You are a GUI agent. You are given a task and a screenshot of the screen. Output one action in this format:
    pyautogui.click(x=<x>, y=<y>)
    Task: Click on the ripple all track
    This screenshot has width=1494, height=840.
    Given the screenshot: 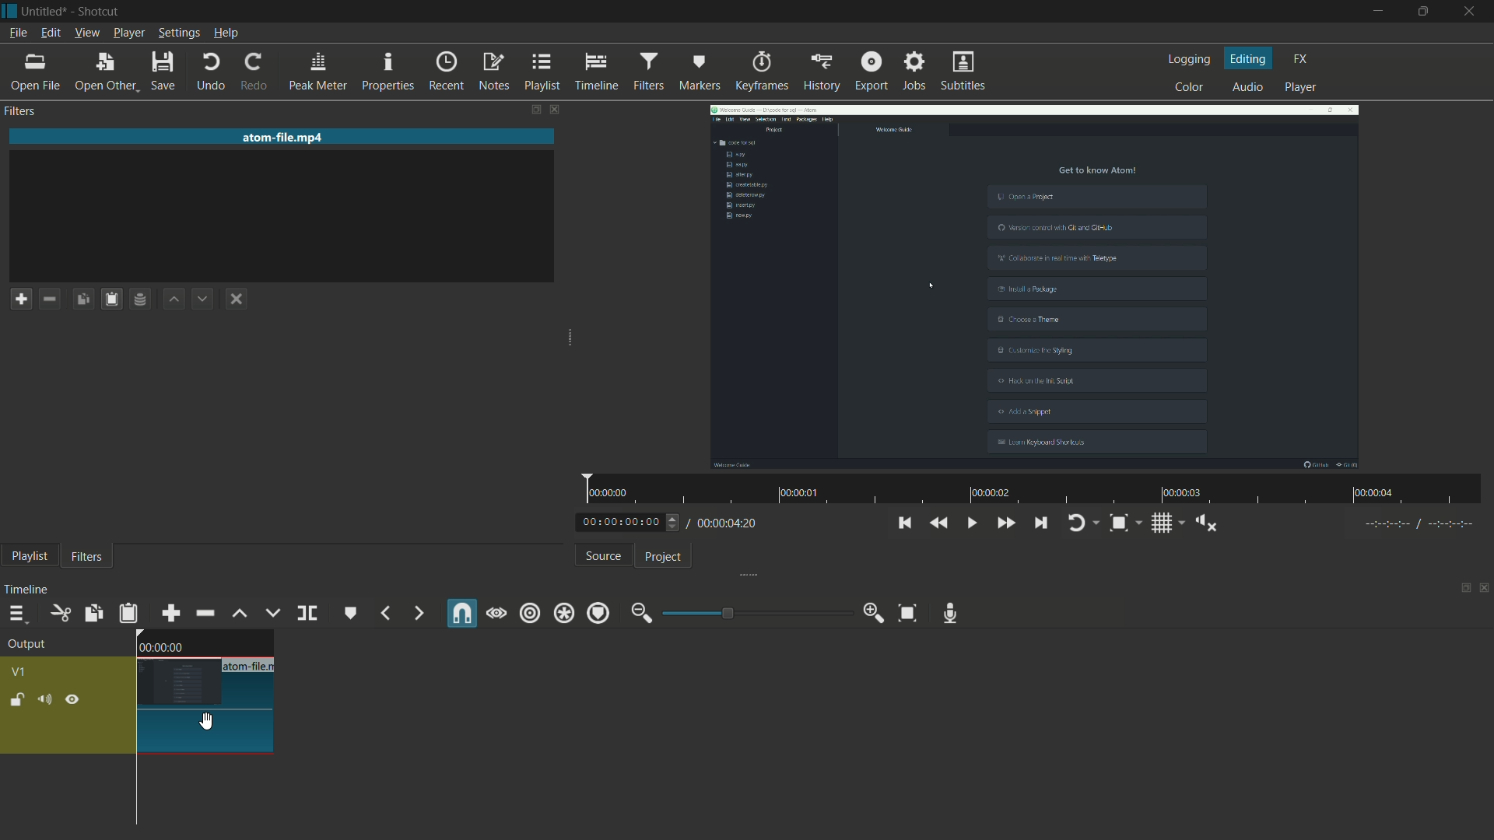 What is the action you would take?
    pyautogui.click(x=566, y=612)
    